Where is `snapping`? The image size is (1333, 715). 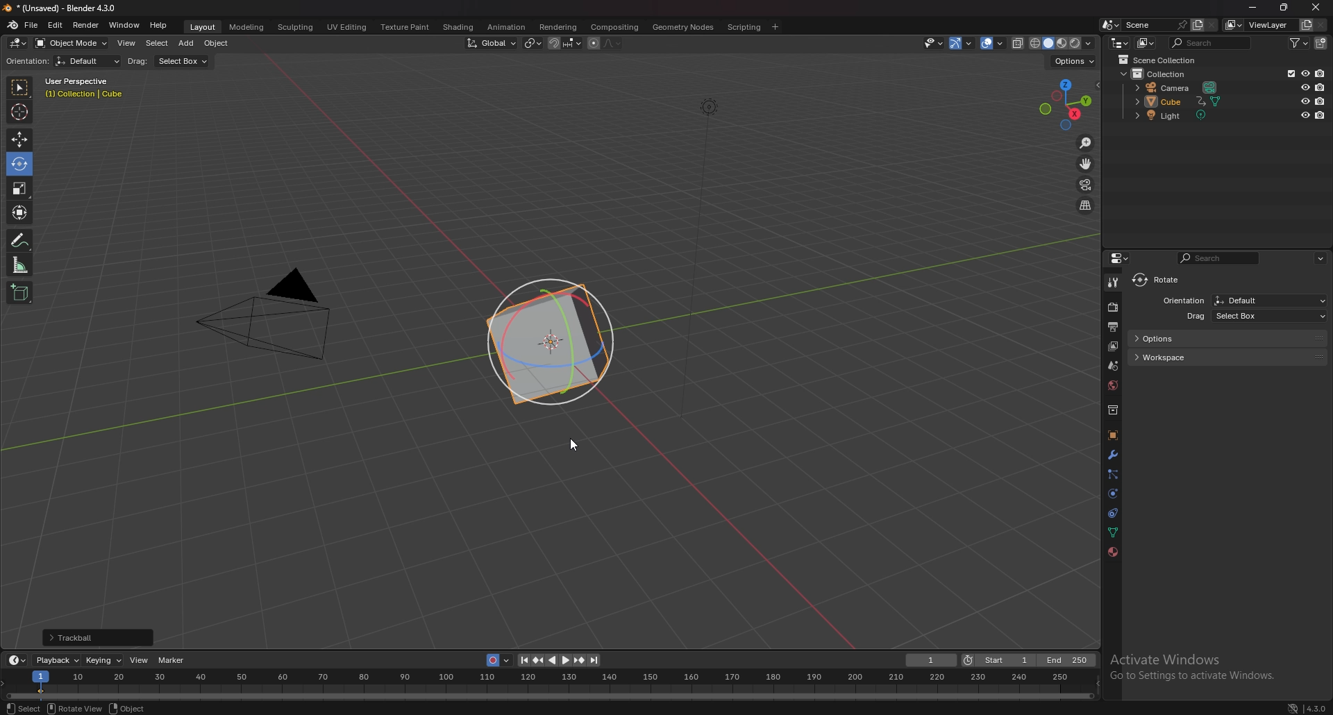 snapping is located at coordinates (565, 43).